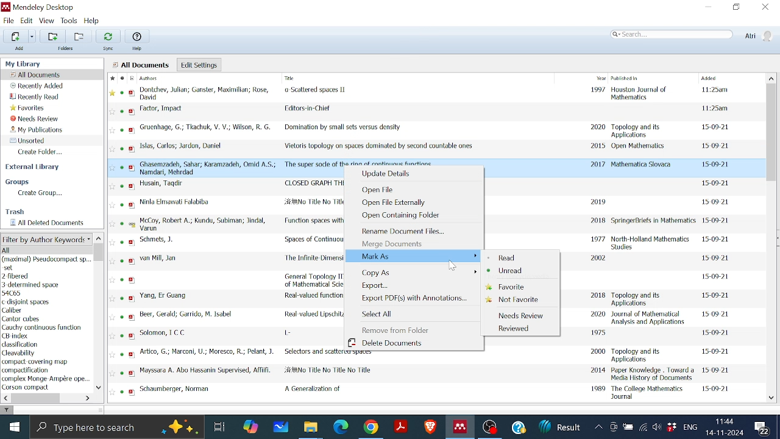 The height and width of the screenshot is (439, 780). What do you see at coordinates (414, 272) in the screenshot?
I see `Copy as` at bounding box center [414, 272].